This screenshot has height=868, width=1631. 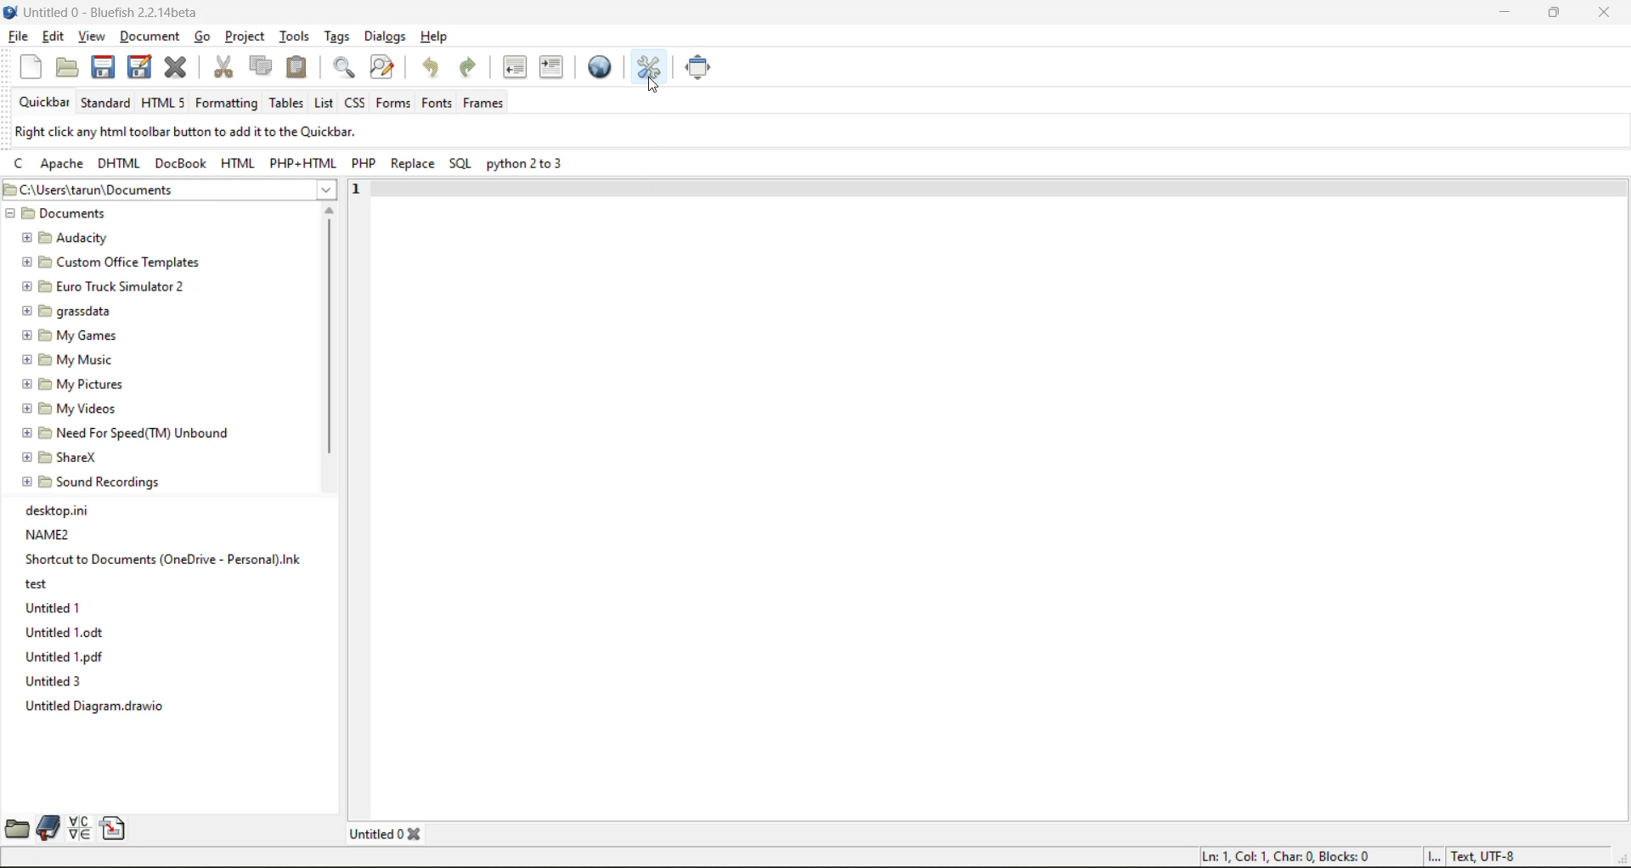 What do you see at coordinates (392, 103) in the screenshot?
I see `forms` at bounding box center [392, 103].